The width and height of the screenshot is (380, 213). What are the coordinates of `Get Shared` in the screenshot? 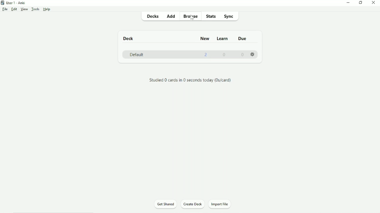 It's located at (165, 204).